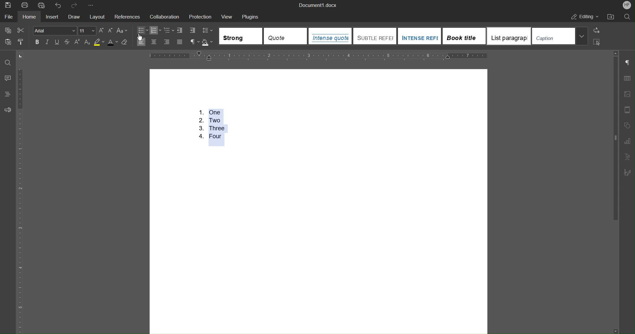 The width and height of the screenshot is (635, 334). What do you see at coordinates (625, 16) in the screenshot?
I see `Search` at bounding box center [625, 16].